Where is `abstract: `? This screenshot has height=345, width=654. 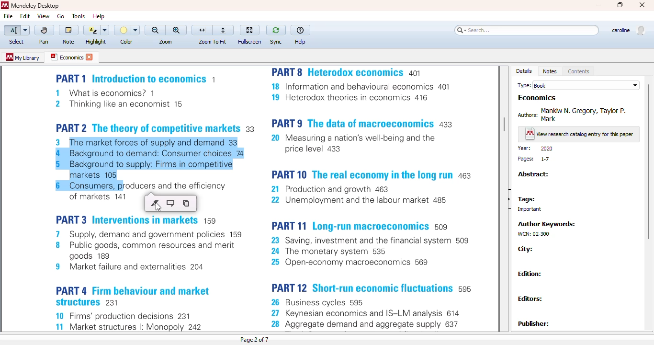
abstract:  is located at coordinates (533, 174).